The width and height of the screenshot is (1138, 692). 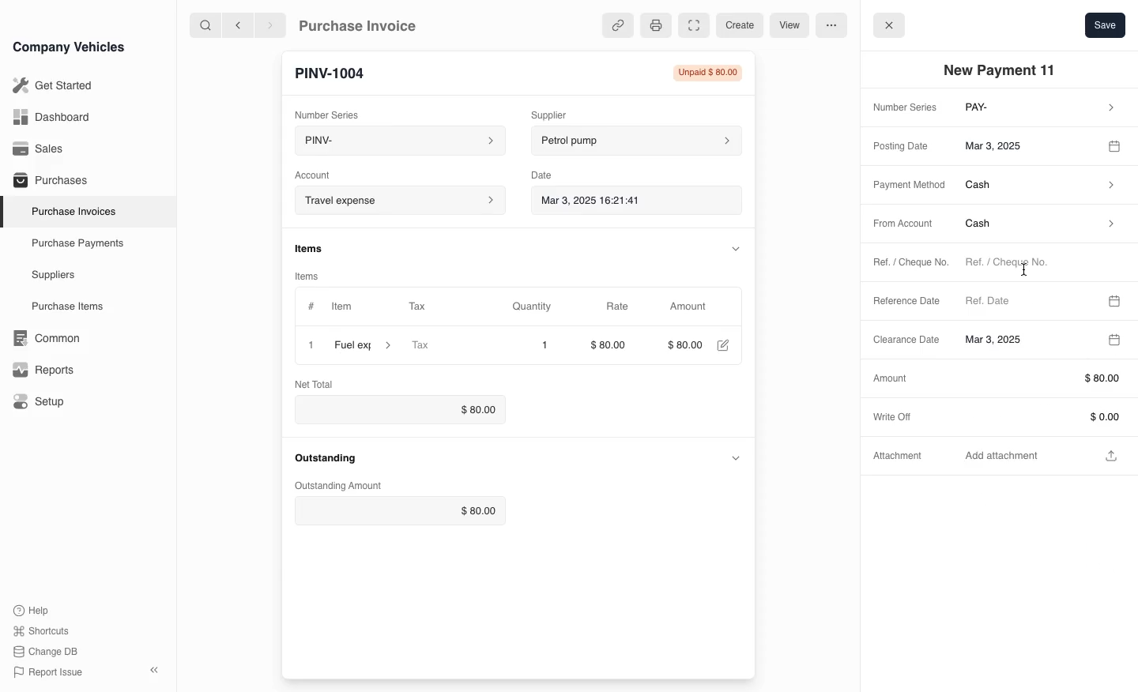 I want to click on print, so click(x=654, y=24).